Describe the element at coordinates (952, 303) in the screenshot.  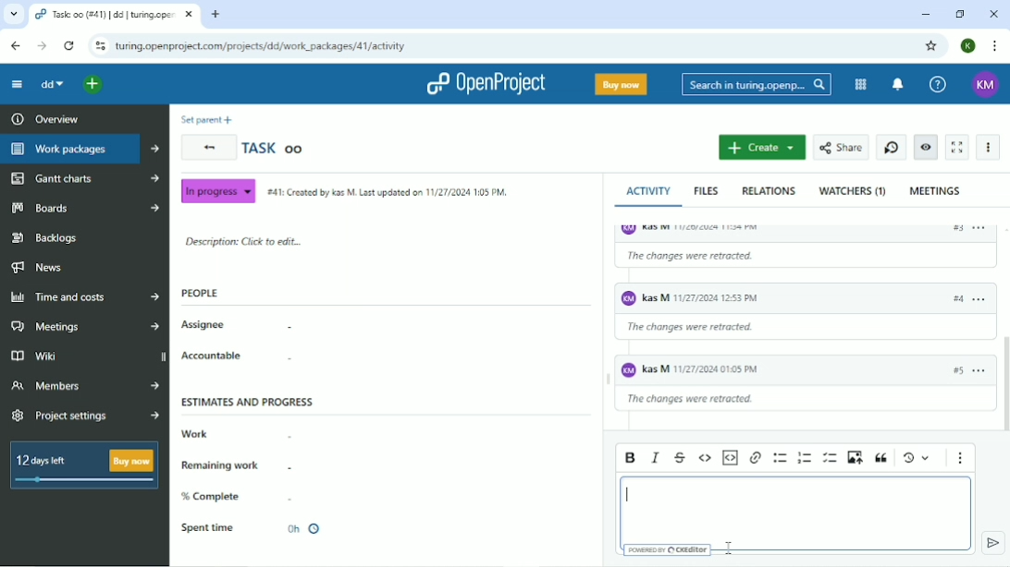
I see `#3` at that location.